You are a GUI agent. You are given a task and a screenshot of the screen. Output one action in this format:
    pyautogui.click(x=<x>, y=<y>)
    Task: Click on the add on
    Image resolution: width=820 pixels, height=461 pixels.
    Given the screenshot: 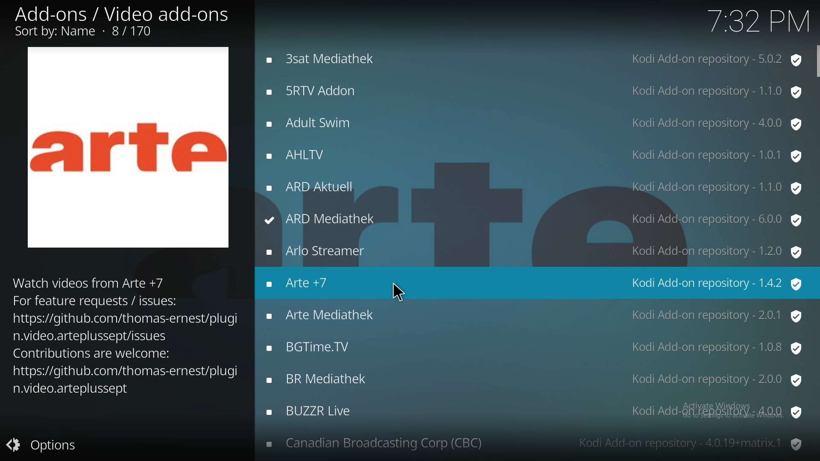 What is the action you would take?
    pyautogui.click(x=534, y=220)
    